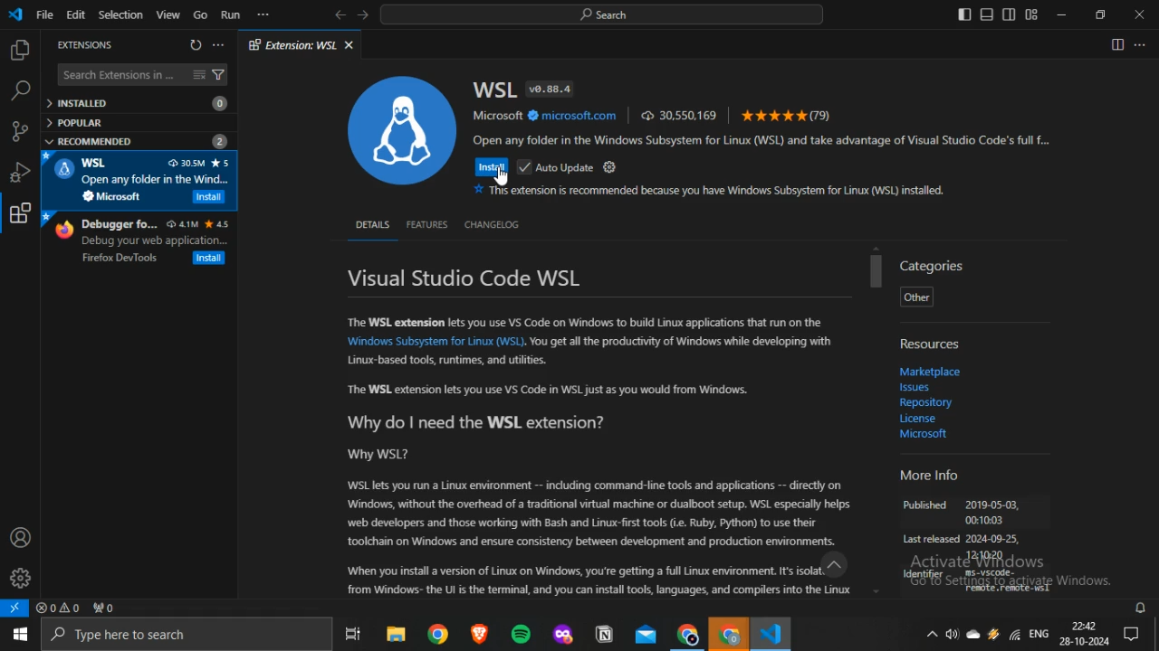  Describe the element at coordinates (168, 14) in the screenshot. I see `View` at that location.